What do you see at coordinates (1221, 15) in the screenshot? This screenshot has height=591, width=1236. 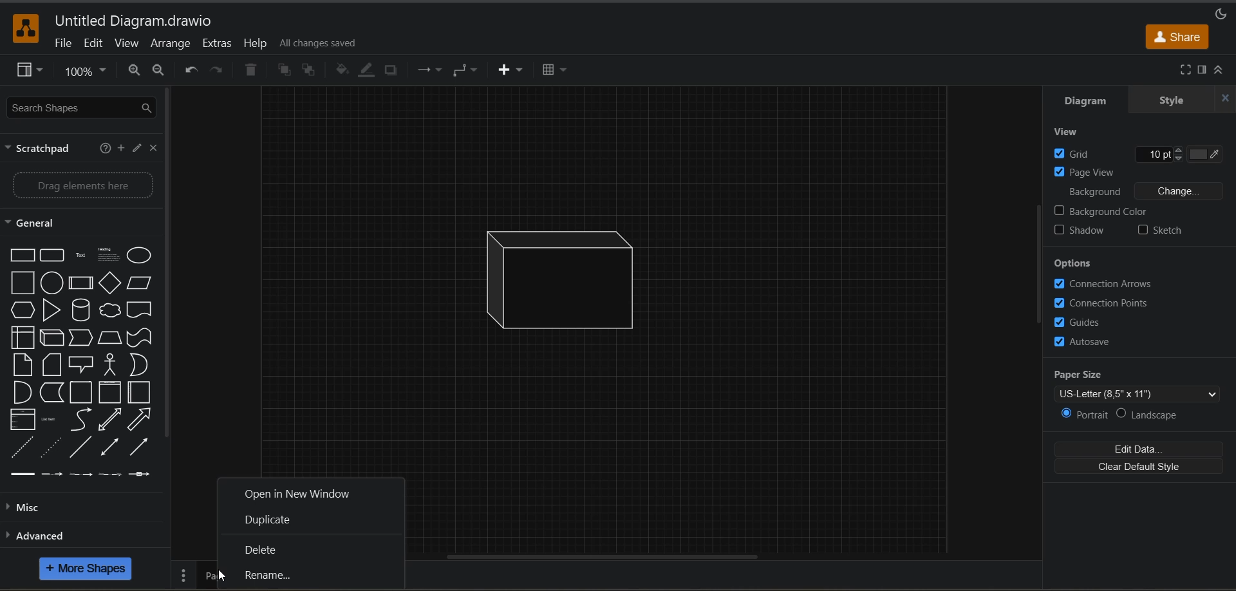 I see `appearance` at bounding box center [1221, 15].